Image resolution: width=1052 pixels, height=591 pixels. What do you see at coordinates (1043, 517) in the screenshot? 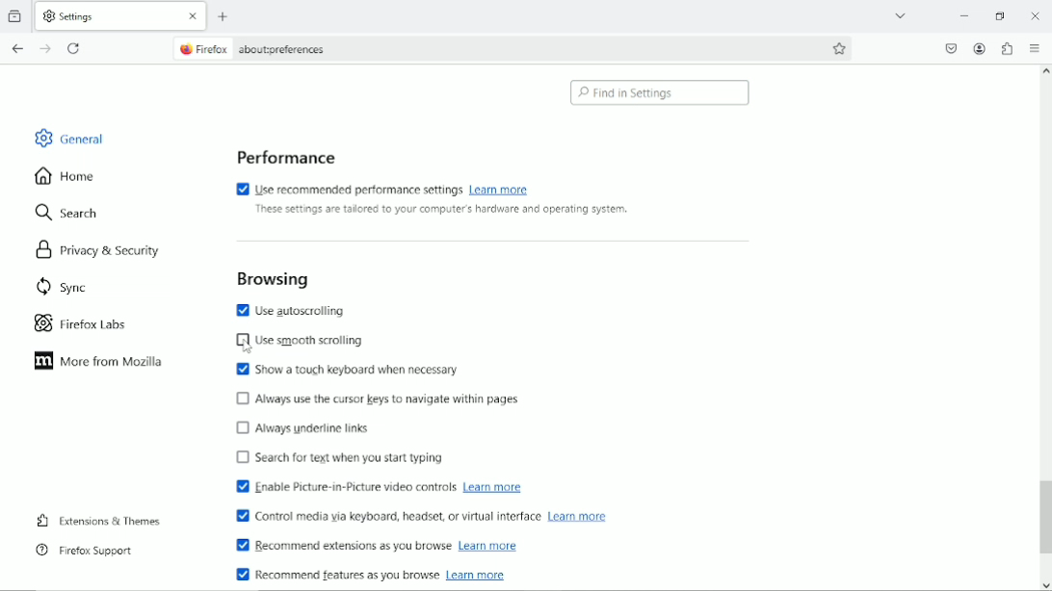
I see `Vertical scrollbar` at bounding box center [1043, 517].